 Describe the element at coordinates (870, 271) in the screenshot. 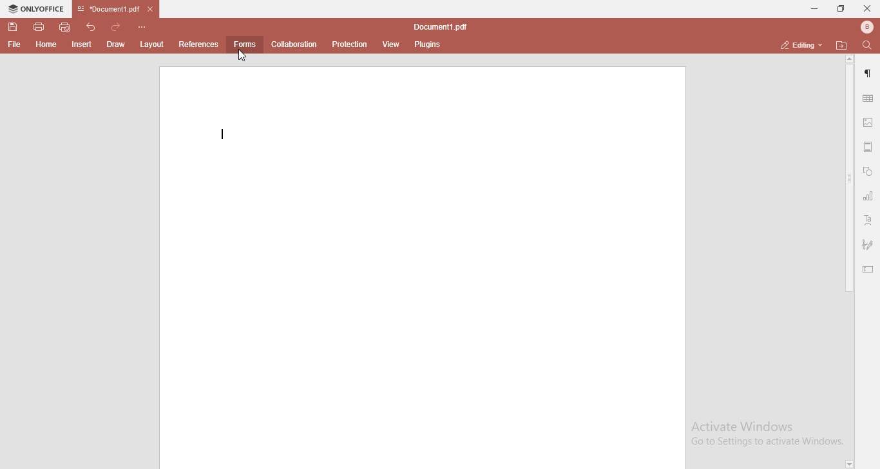

I see `edit text` at that location.